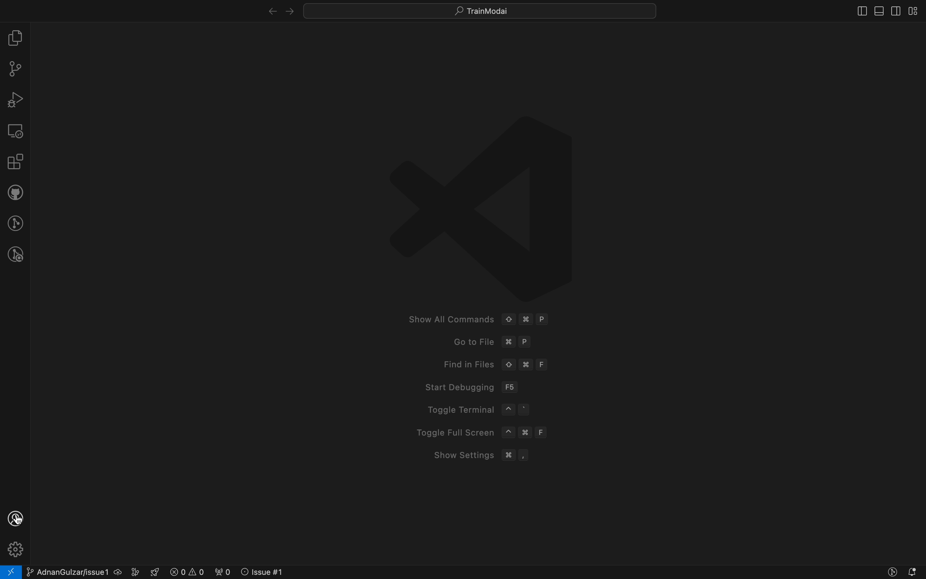 Image resolution: width=926 pixels, height=579 pixels. I want to click on toog;e primary bar, so click(877, 11).